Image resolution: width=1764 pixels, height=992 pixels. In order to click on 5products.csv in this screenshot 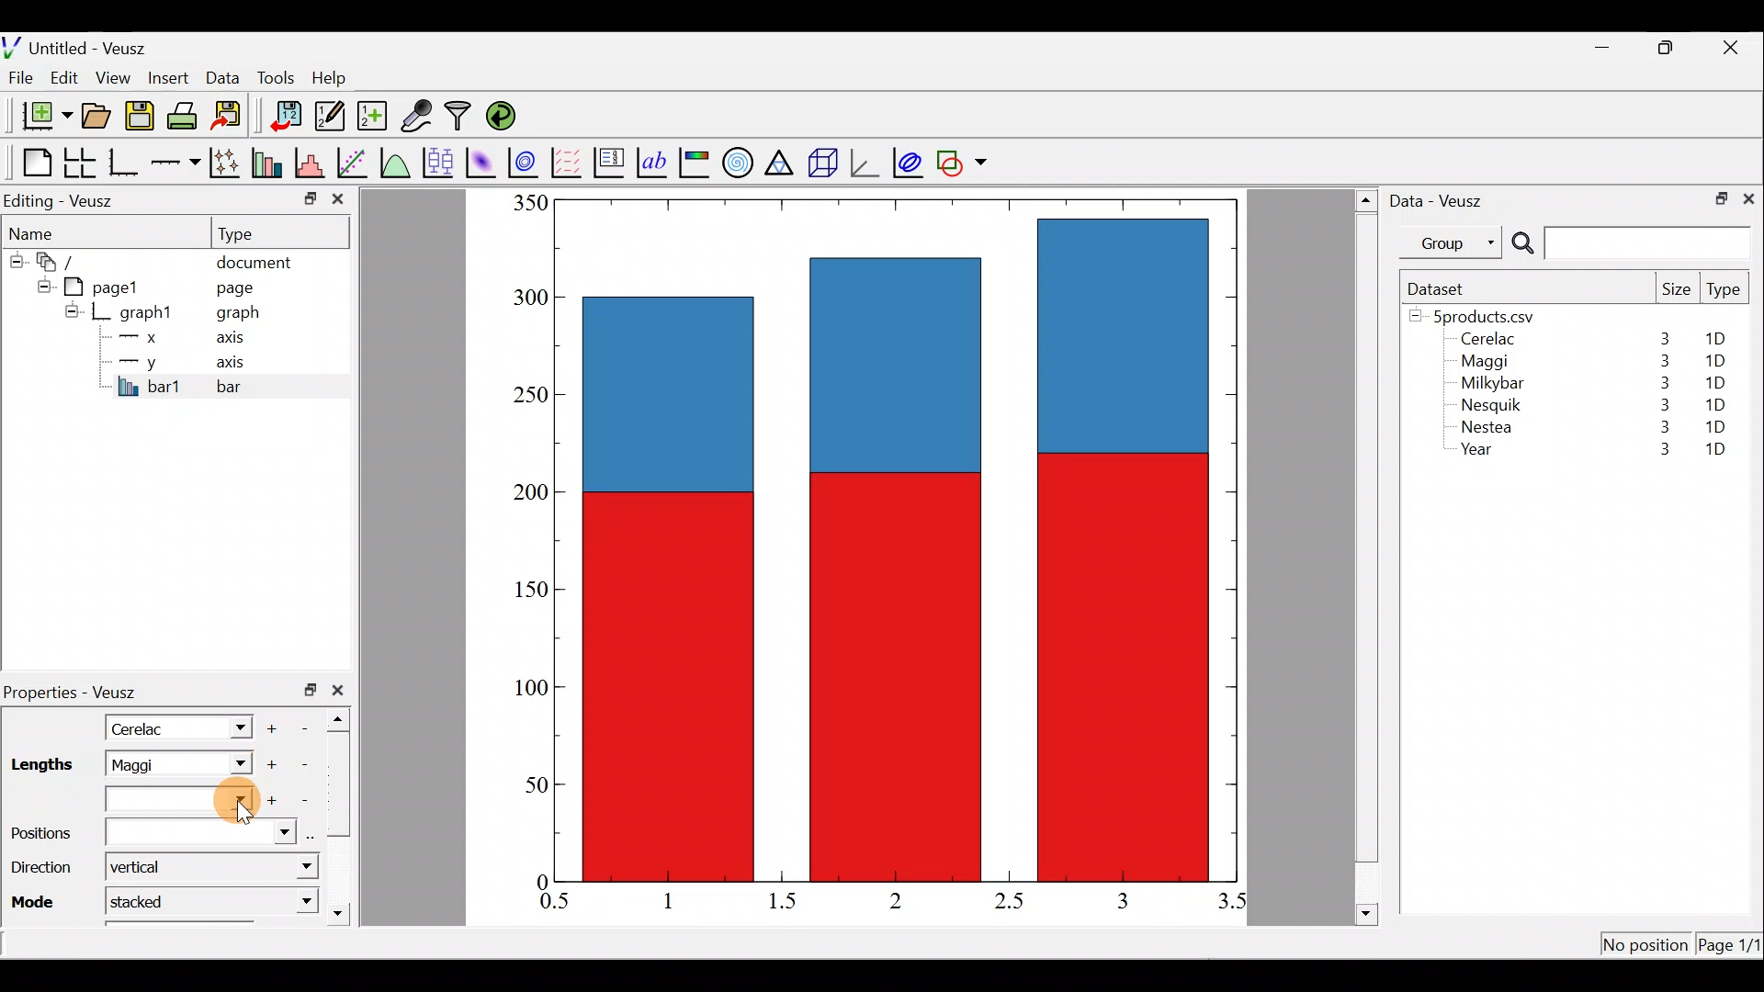, I will do `click(1482, 315)`.